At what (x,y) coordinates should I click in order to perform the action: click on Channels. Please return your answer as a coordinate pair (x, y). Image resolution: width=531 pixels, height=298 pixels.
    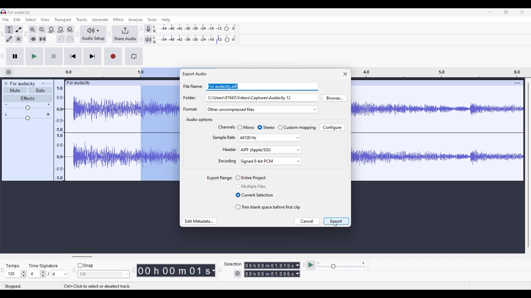
    Looking at the image, I should click on (225, 127).